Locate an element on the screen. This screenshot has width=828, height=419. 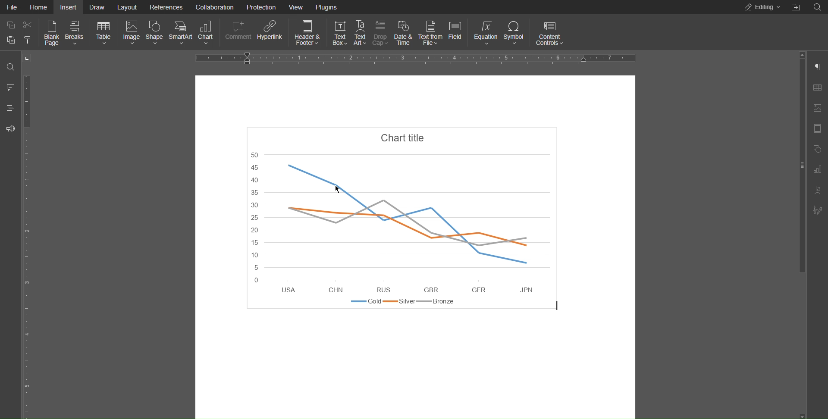
Open File Location is located at coordinates (795, 7).